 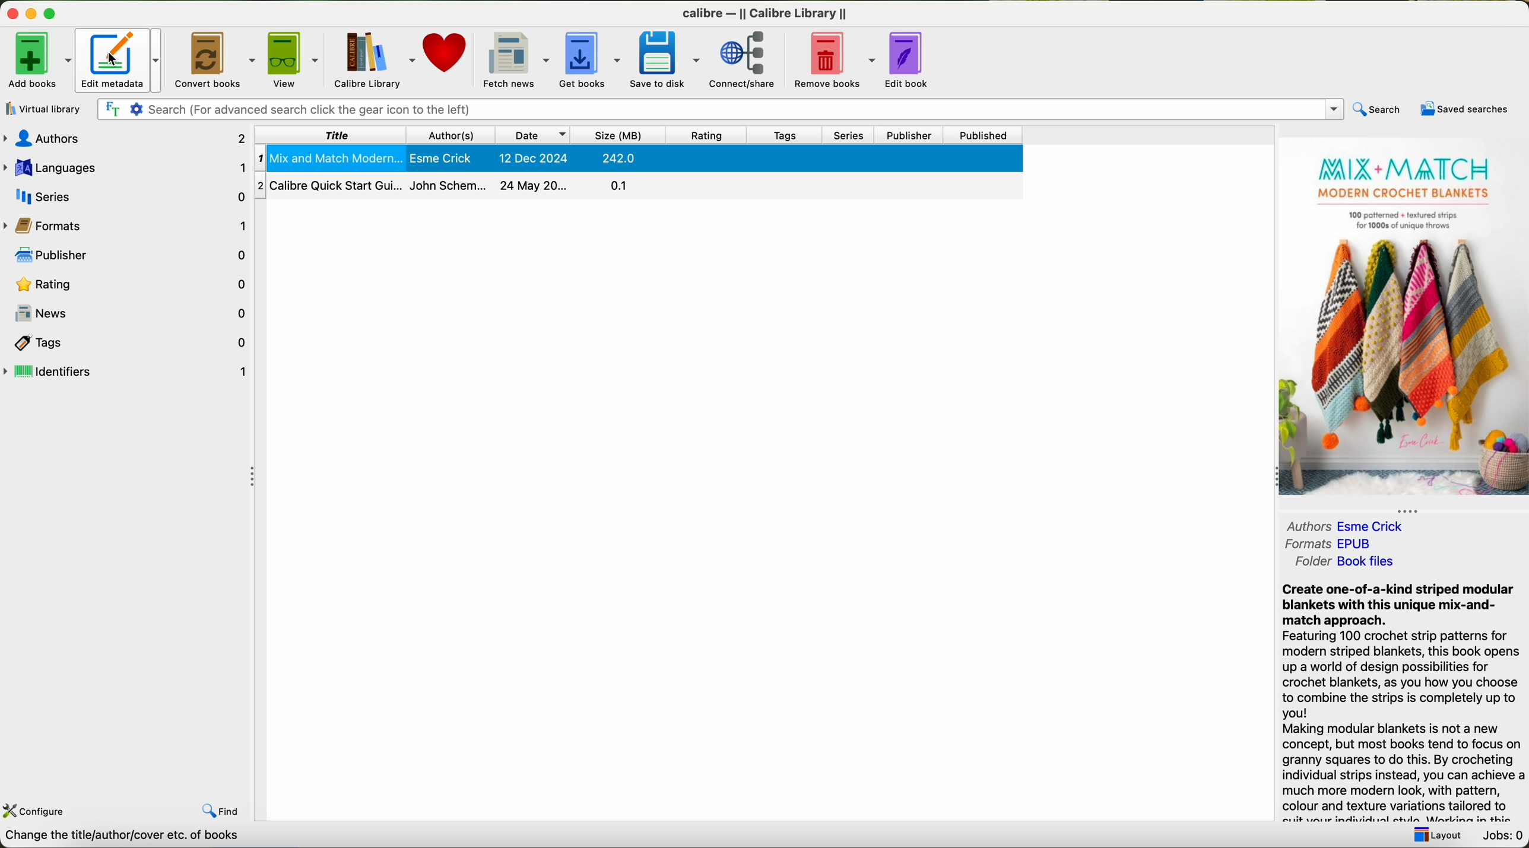 What do you see at coordinates (113, 59) in the screenshot?
I see `cursor` at bounding box center [113, 59].